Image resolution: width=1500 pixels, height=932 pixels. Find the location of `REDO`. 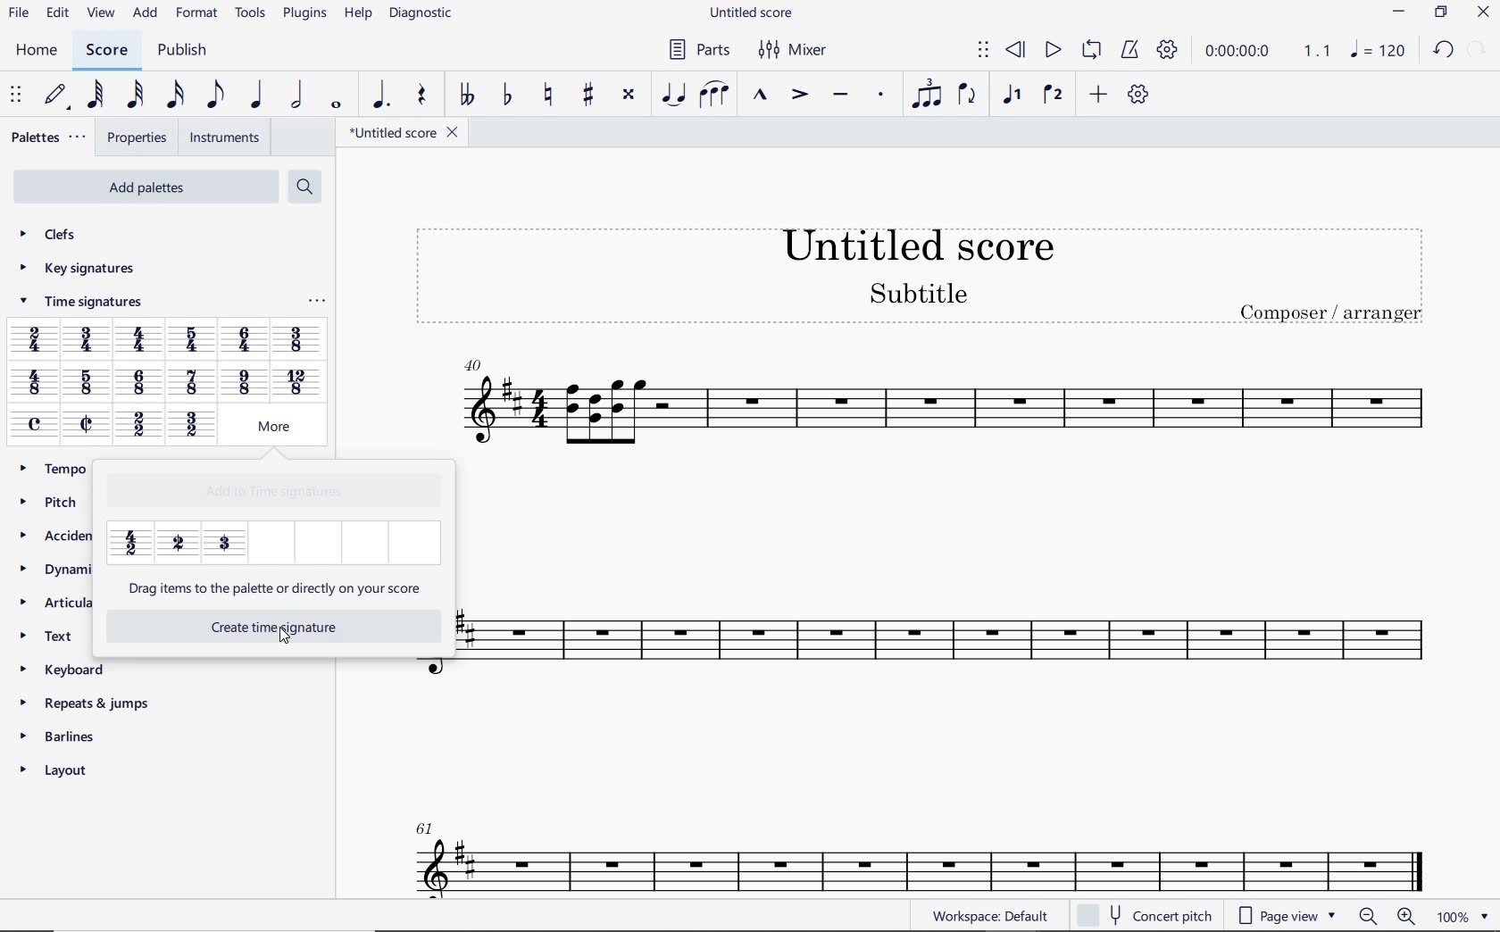

REDO is located at coordinates (1478, 48).